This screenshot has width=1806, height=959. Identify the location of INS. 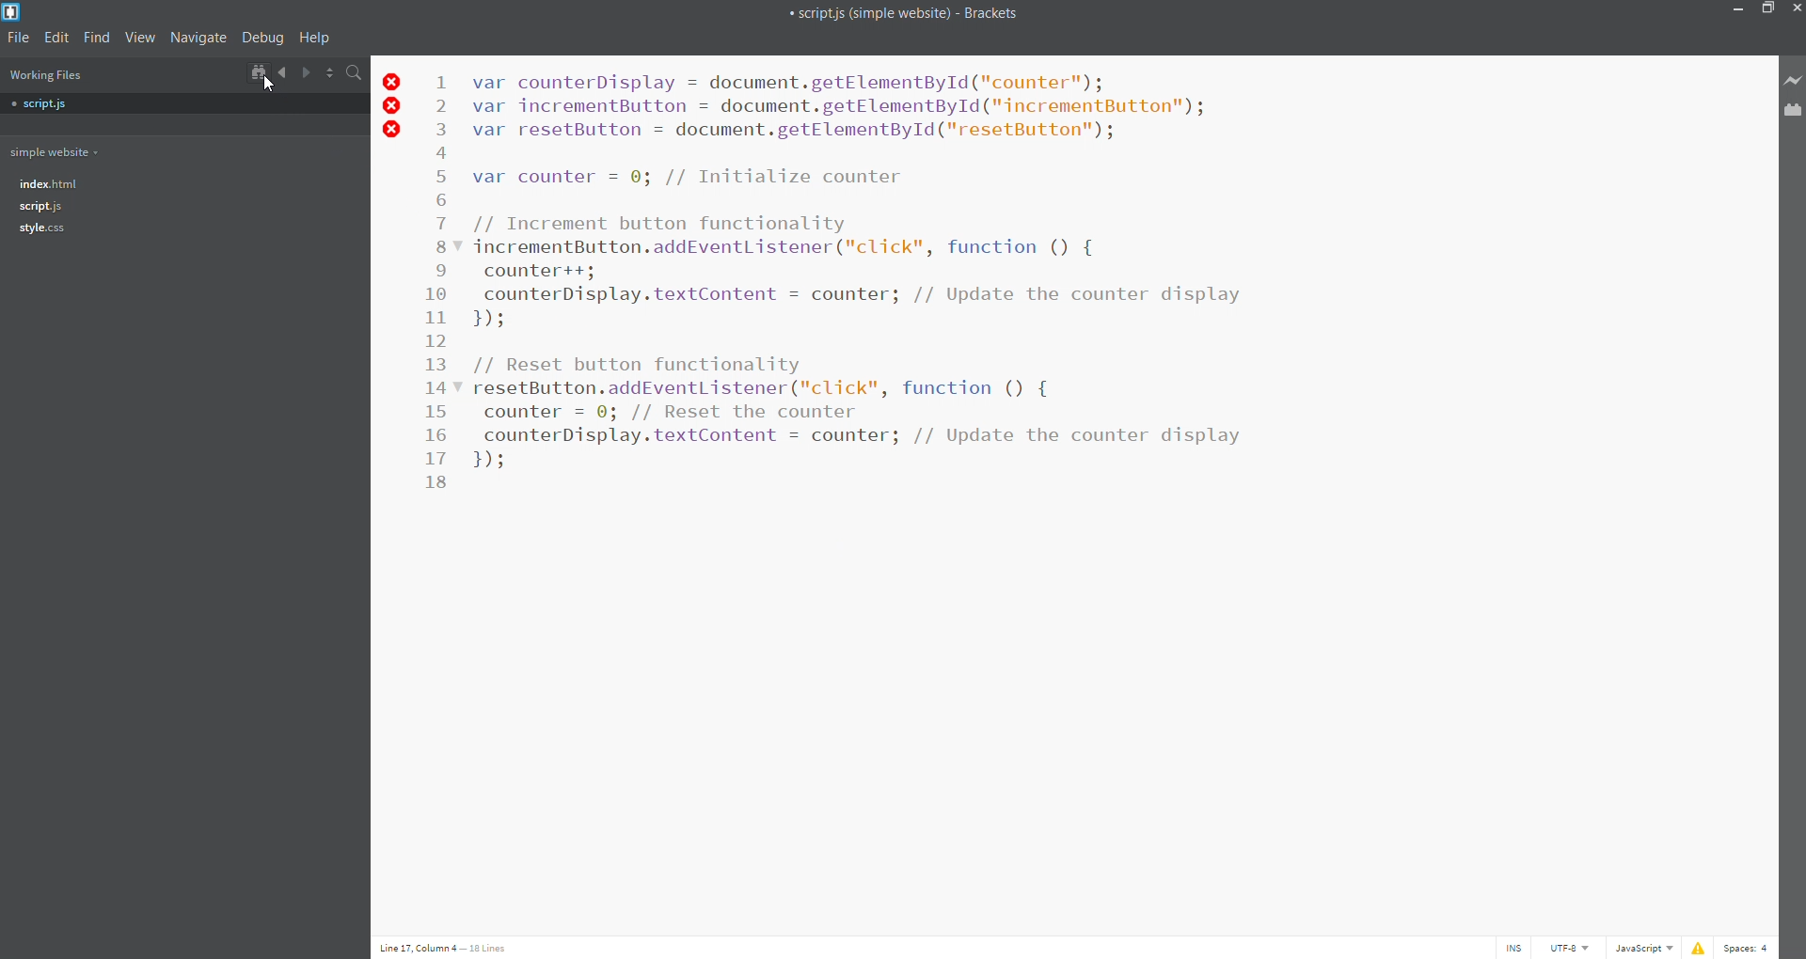
(1512, 947).